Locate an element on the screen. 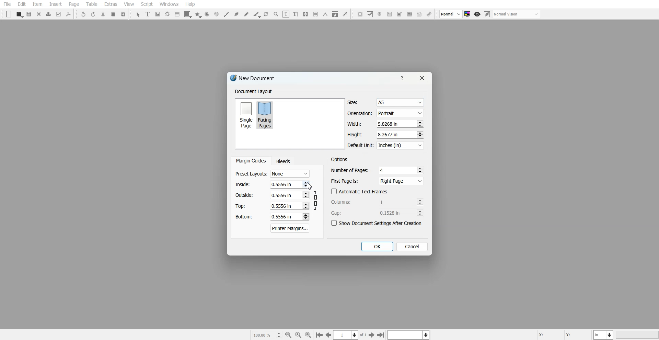 This screenshot has width=659, height=340. Arc is located at coordinates (207, 14).